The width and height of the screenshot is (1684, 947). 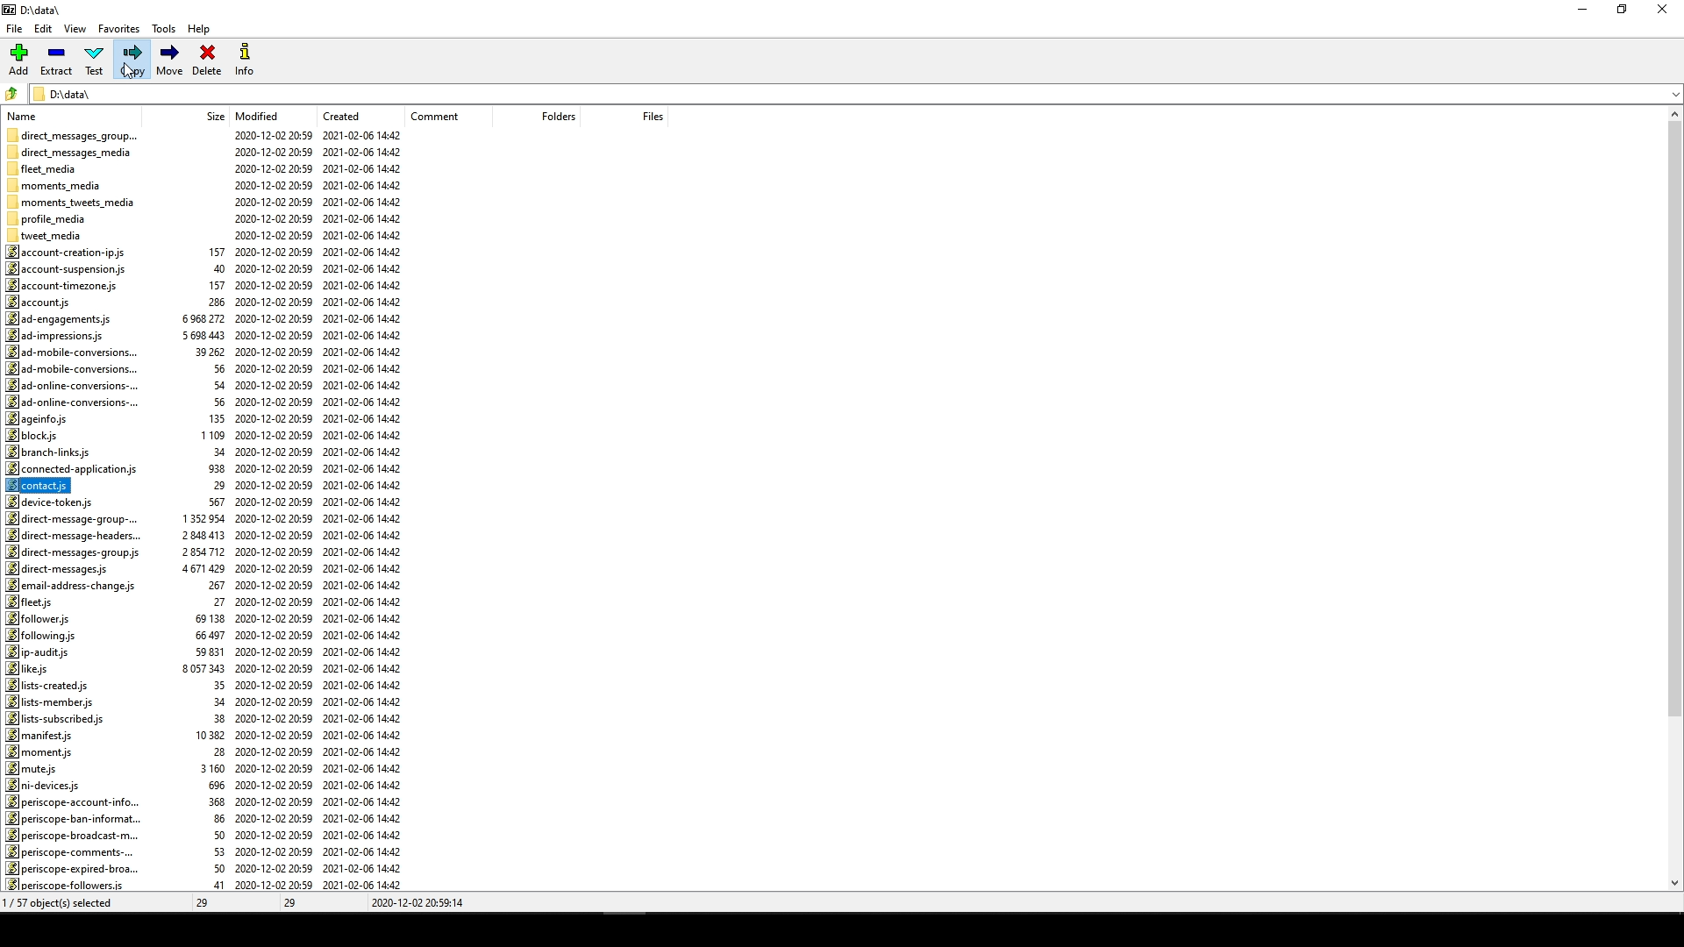 I want to click on name, so click(x=28, y=115).